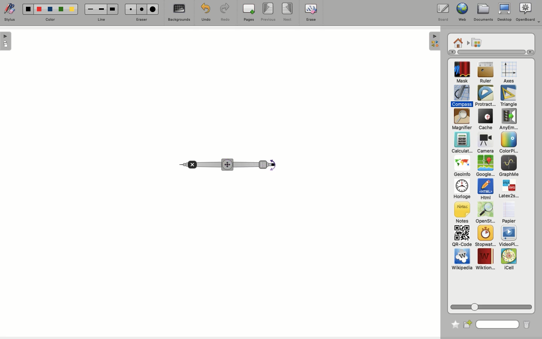  What do you see at coordinates (509, 236) in the screenshot?
I see `VideoPlayer` at bounding box center [509, 236].